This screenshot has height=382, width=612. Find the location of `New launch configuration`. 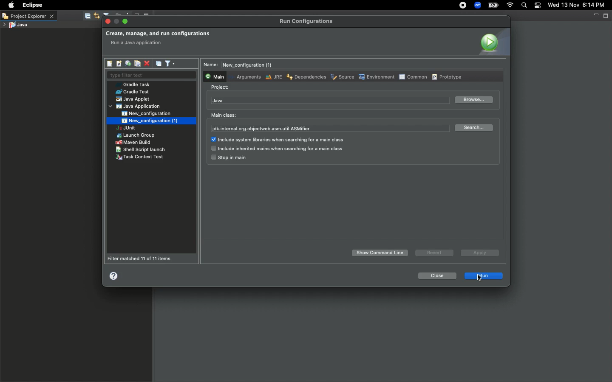

New launch configuration is located at coordinates (110, 64).